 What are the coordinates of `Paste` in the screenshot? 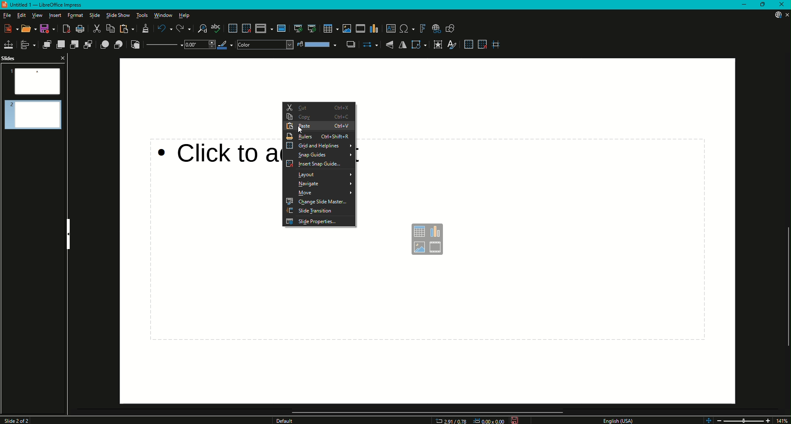 It's located at (126, 30).